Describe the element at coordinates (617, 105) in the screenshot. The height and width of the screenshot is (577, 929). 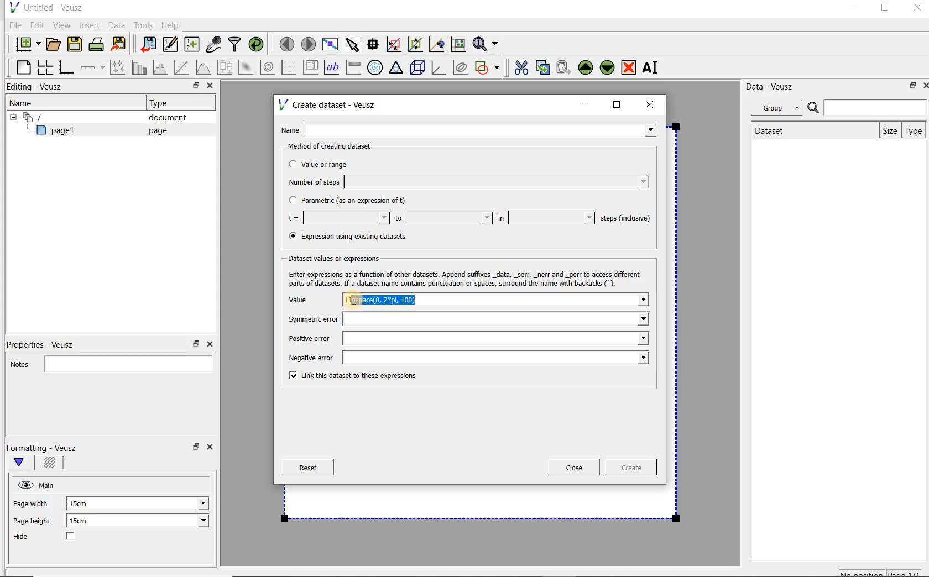
I see `maximize` at that location.